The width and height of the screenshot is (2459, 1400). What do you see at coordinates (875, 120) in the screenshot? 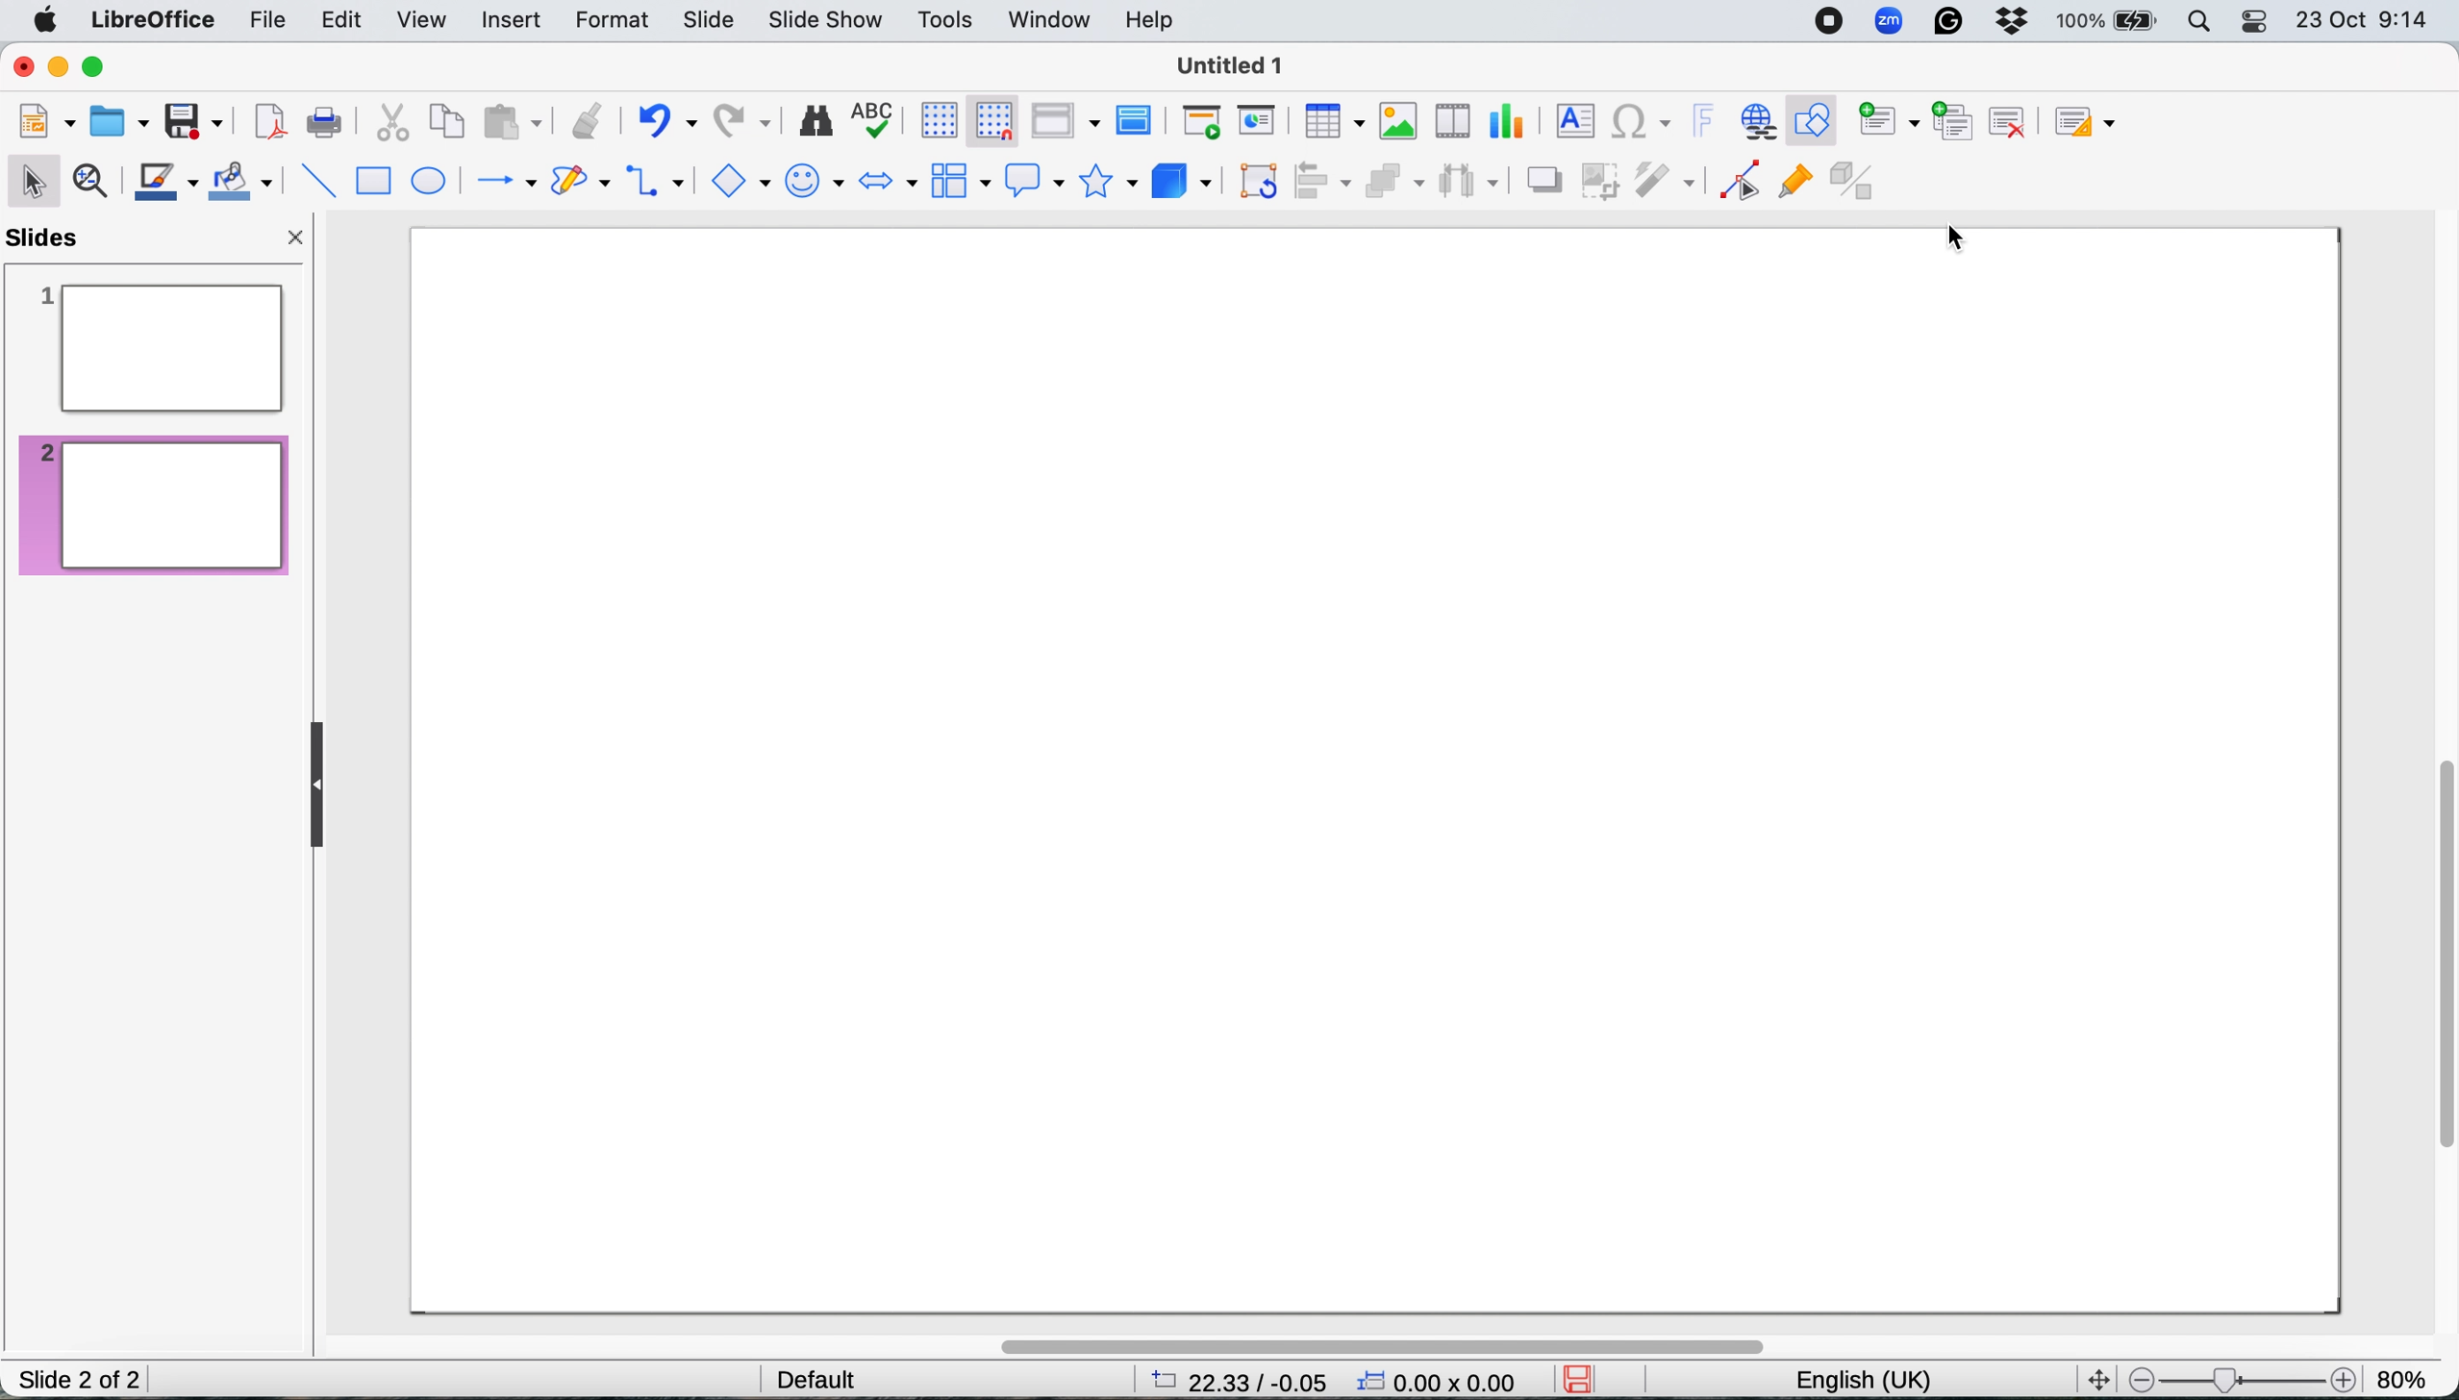
I see `spelling` at bounding box center [875, 120].